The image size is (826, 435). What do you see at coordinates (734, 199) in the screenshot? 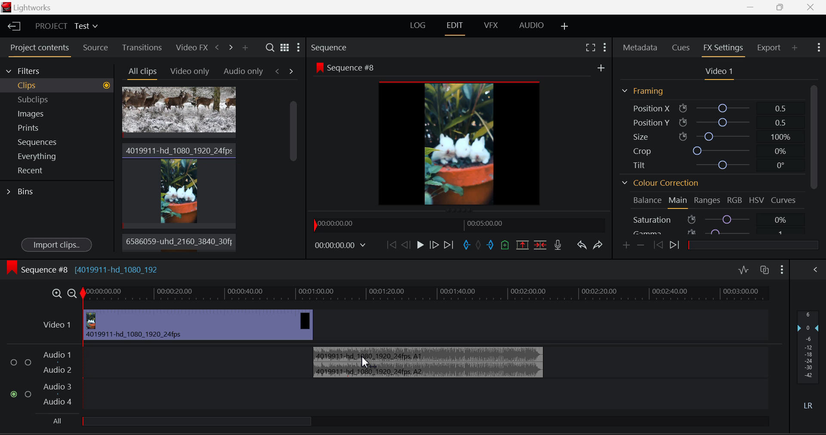
I see `RGB` at bounding box center [734, 199].